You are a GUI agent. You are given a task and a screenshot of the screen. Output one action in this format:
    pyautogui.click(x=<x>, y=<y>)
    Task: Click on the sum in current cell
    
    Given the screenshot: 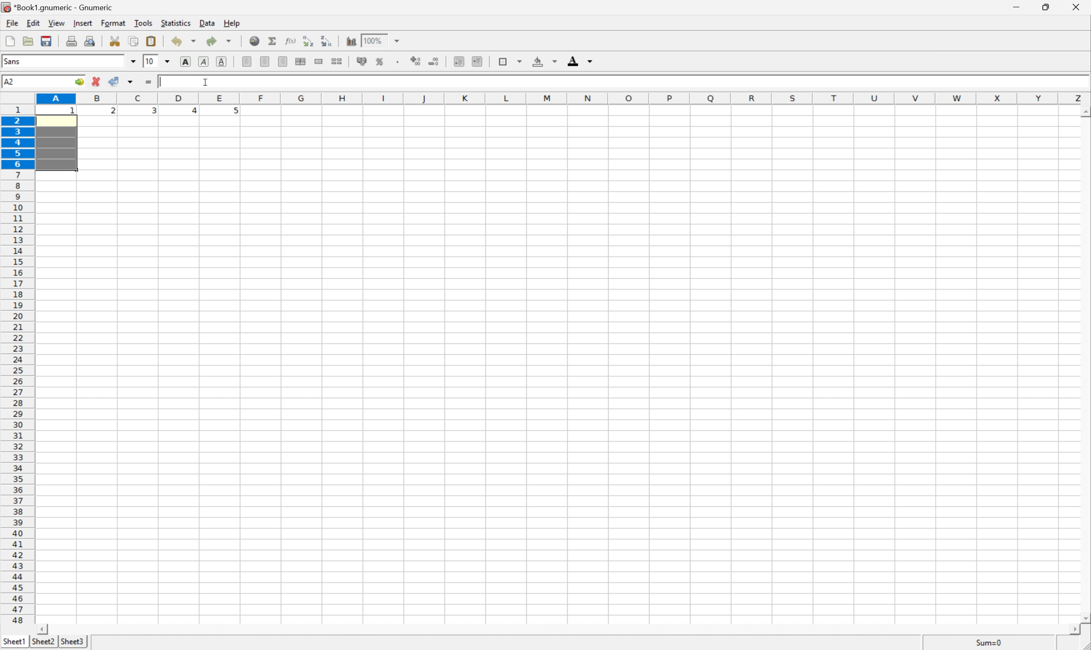 What is the action you would take?
    pyautogui.click(x=274, y=41)
    